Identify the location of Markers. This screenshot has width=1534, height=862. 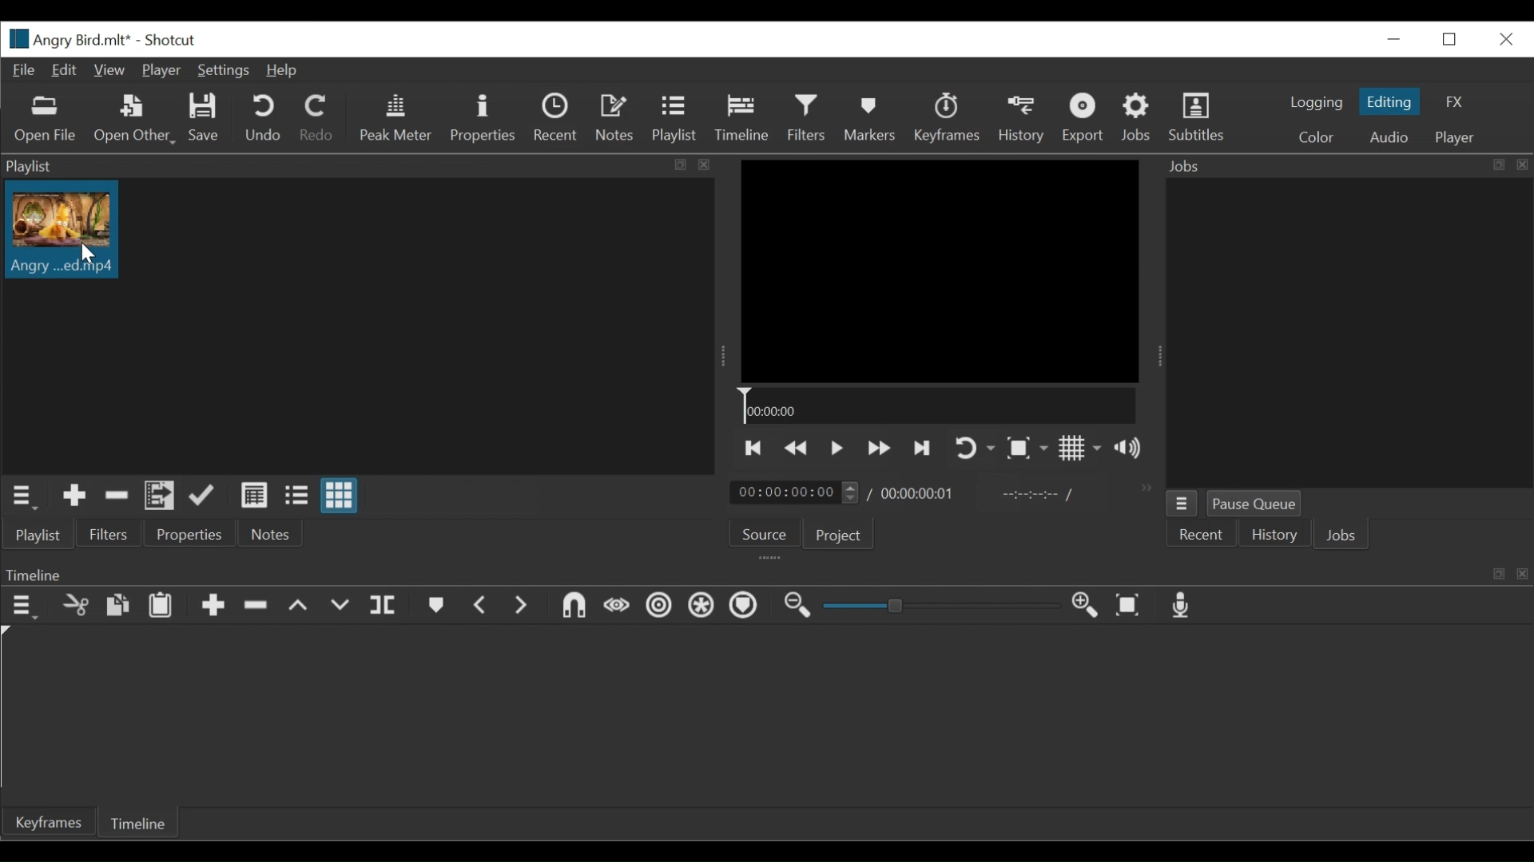
(872, 118).